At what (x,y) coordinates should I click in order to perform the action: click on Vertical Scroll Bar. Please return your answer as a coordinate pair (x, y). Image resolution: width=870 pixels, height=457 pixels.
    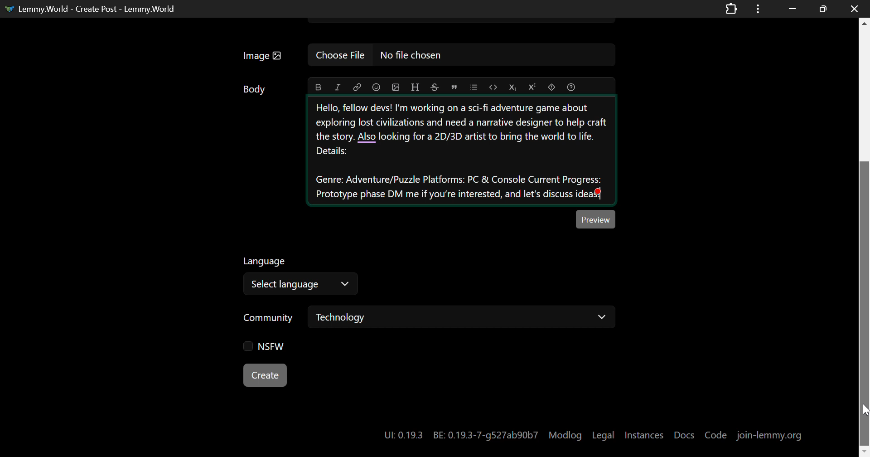
    Looking at the image, I should click on (865, 237).